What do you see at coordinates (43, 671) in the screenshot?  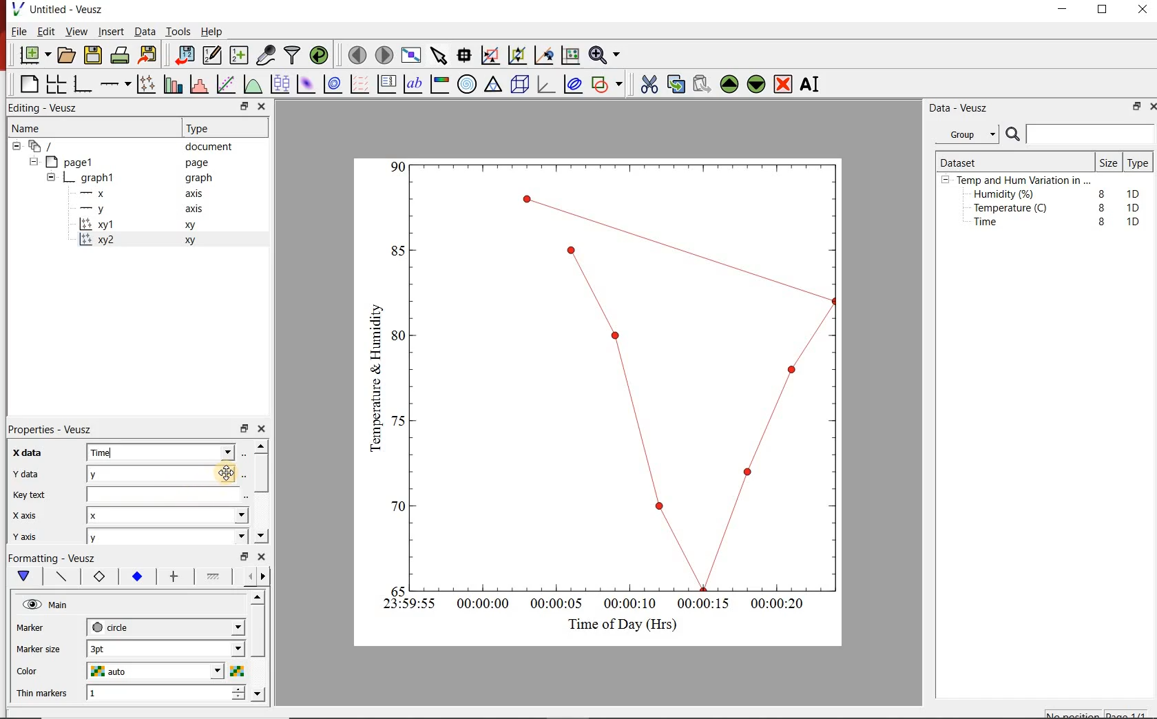 I see `Color` at bounding box center [43, 671].